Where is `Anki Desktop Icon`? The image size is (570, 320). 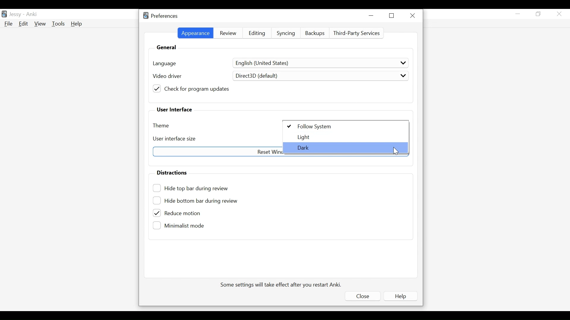 Anki Desktop Icon is located at coordinates (4, 14).